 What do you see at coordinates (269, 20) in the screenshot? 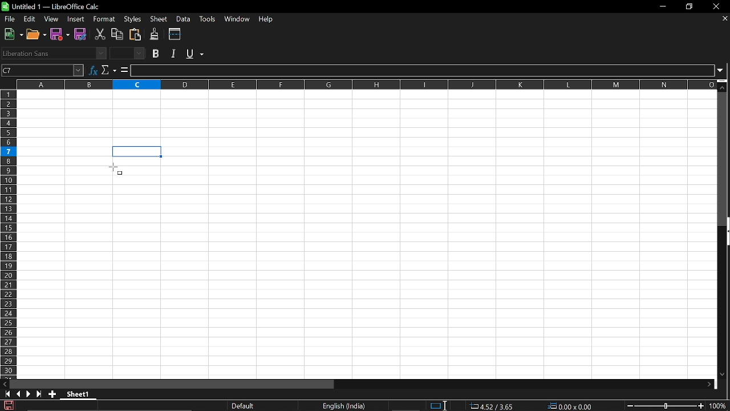
I see `HElp` at bounding box center [269, 20].